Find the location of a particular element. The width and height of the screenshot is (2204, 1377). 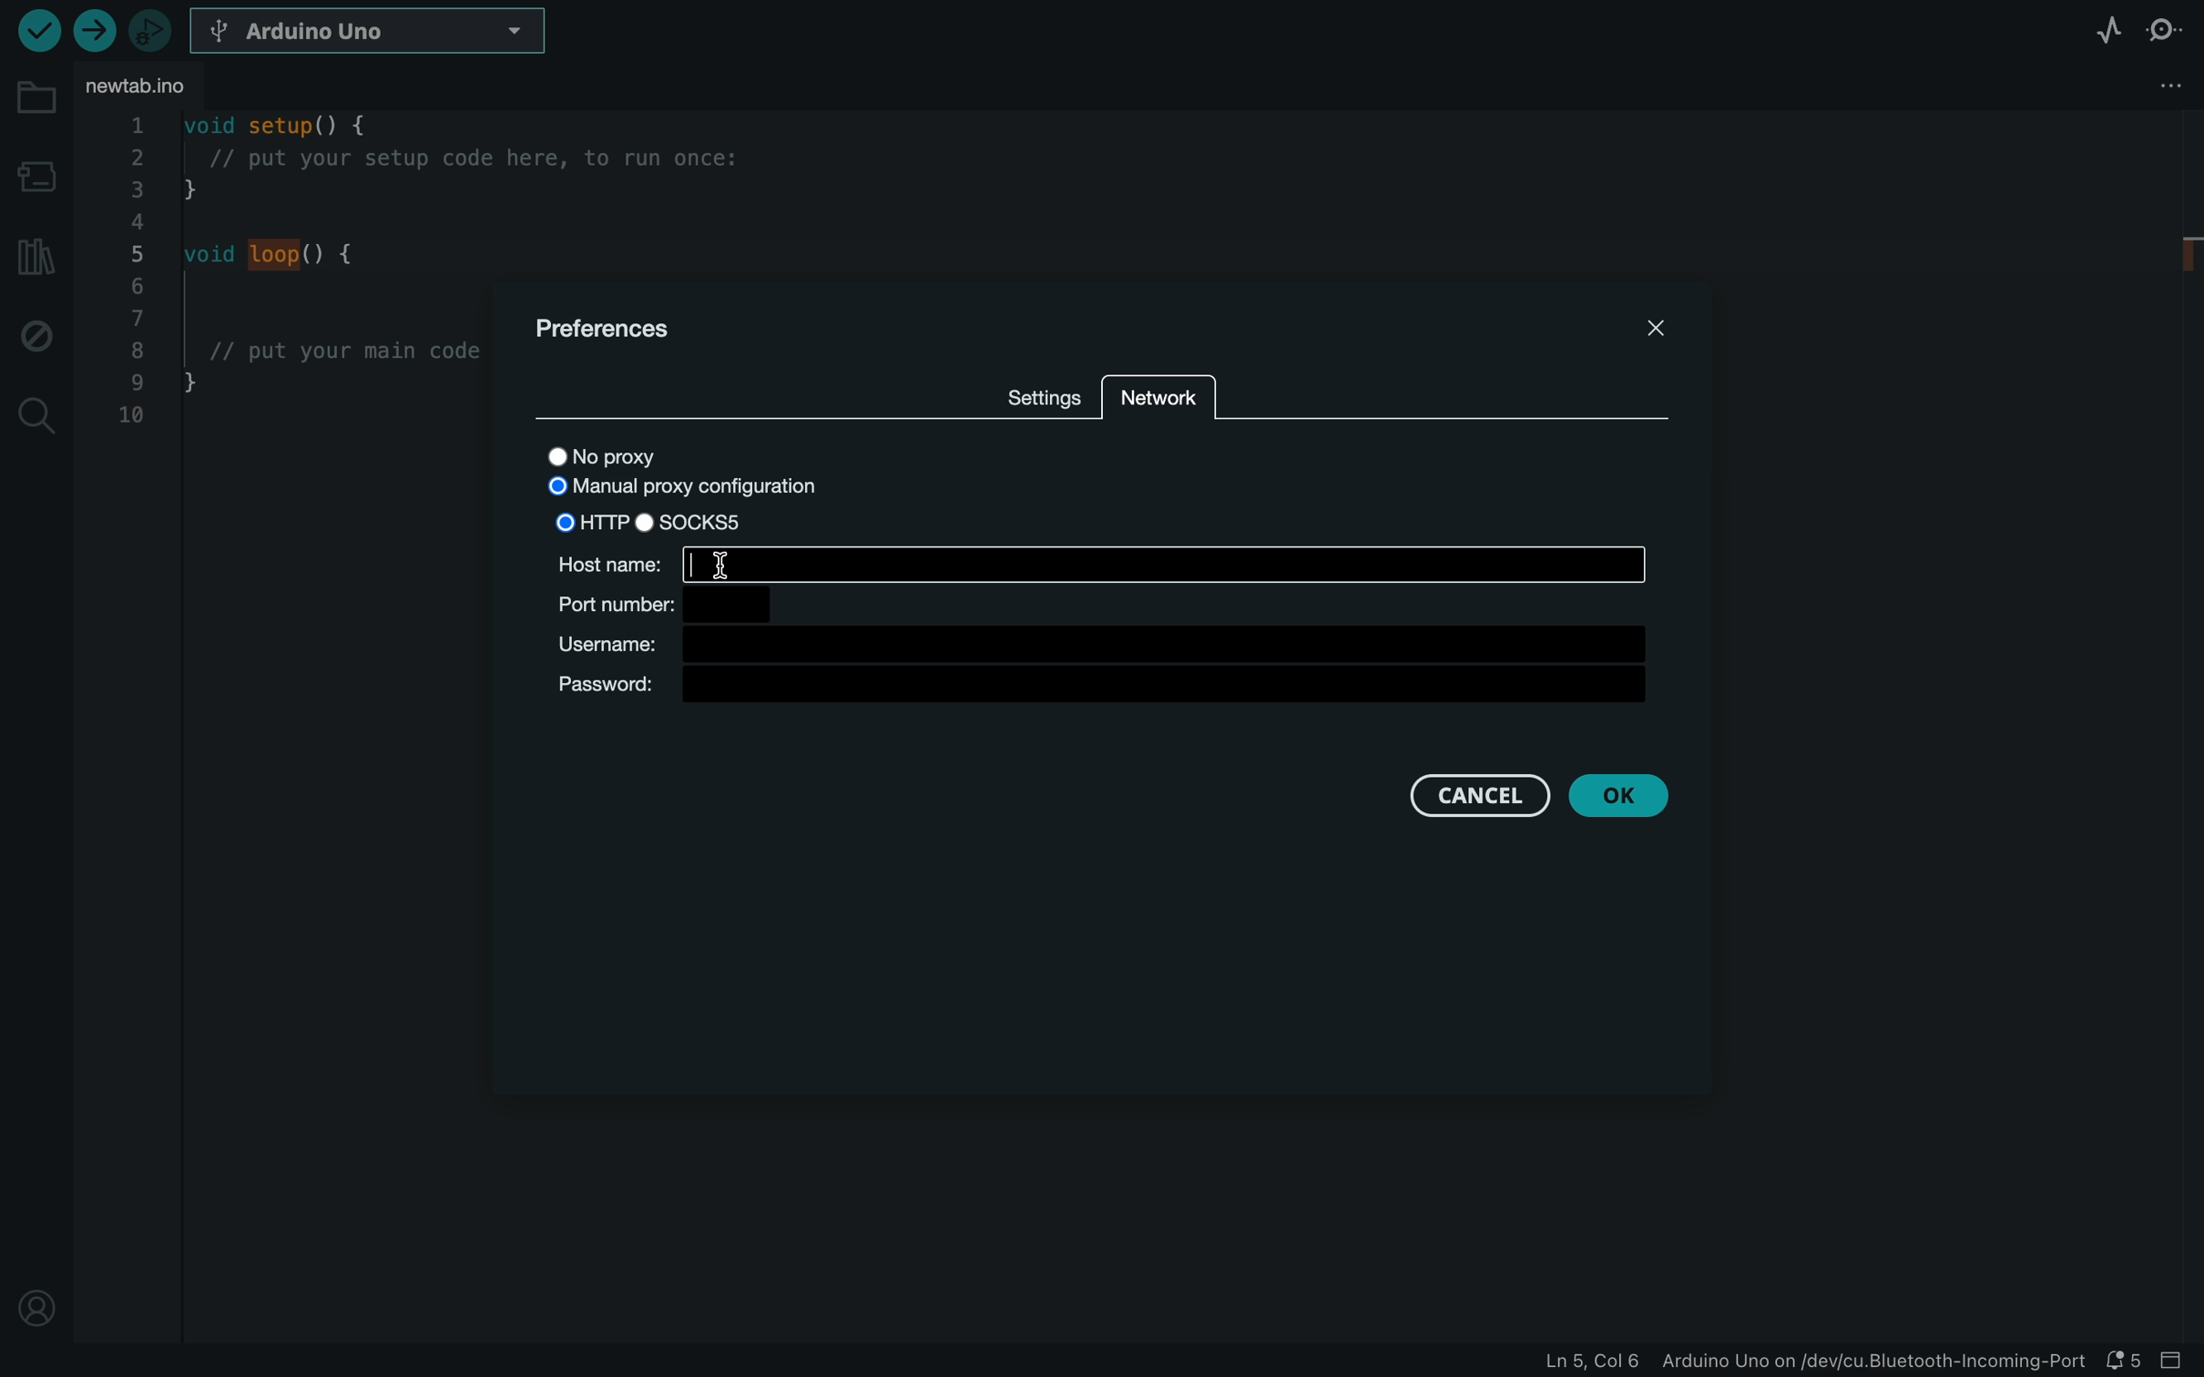

notification is located at coordinates (2126, 1361).